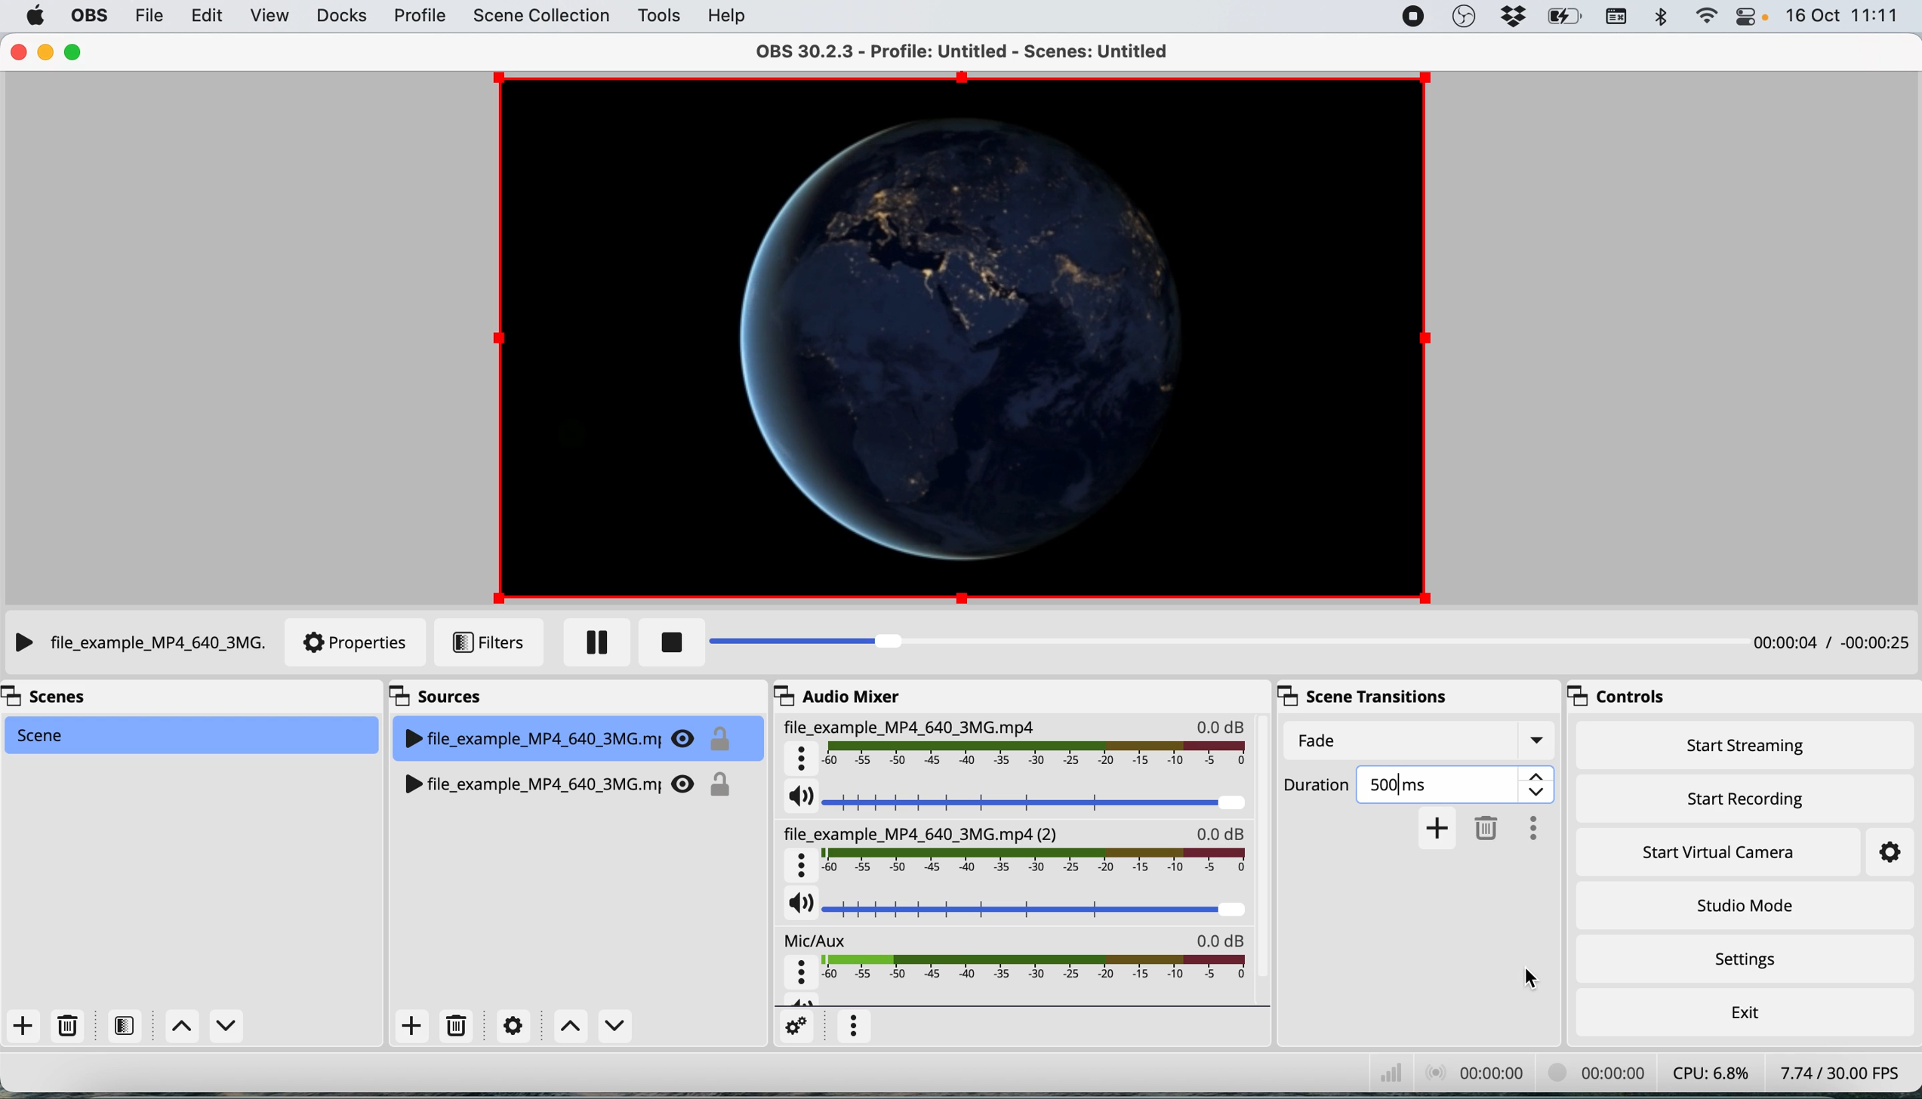 This screenshot has height=1099, width=1922. What do you see at coordinates (1830, 645) in the screenshot?
I see `timestamp` at bounding box center [1830, 645].